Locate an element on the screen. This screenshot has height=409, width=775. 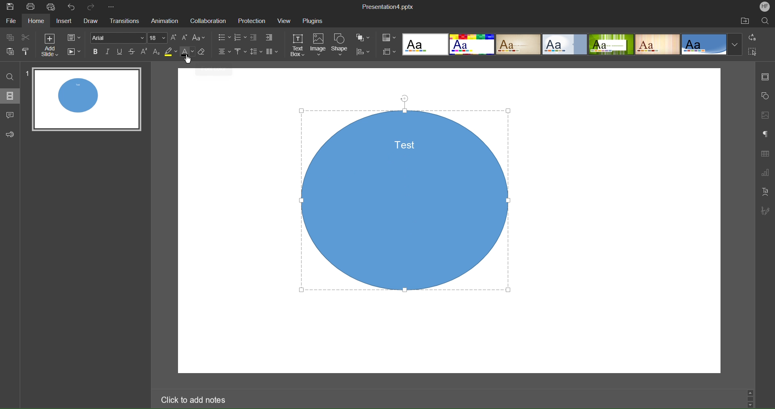
Indents is located at coordinates (264, 38).